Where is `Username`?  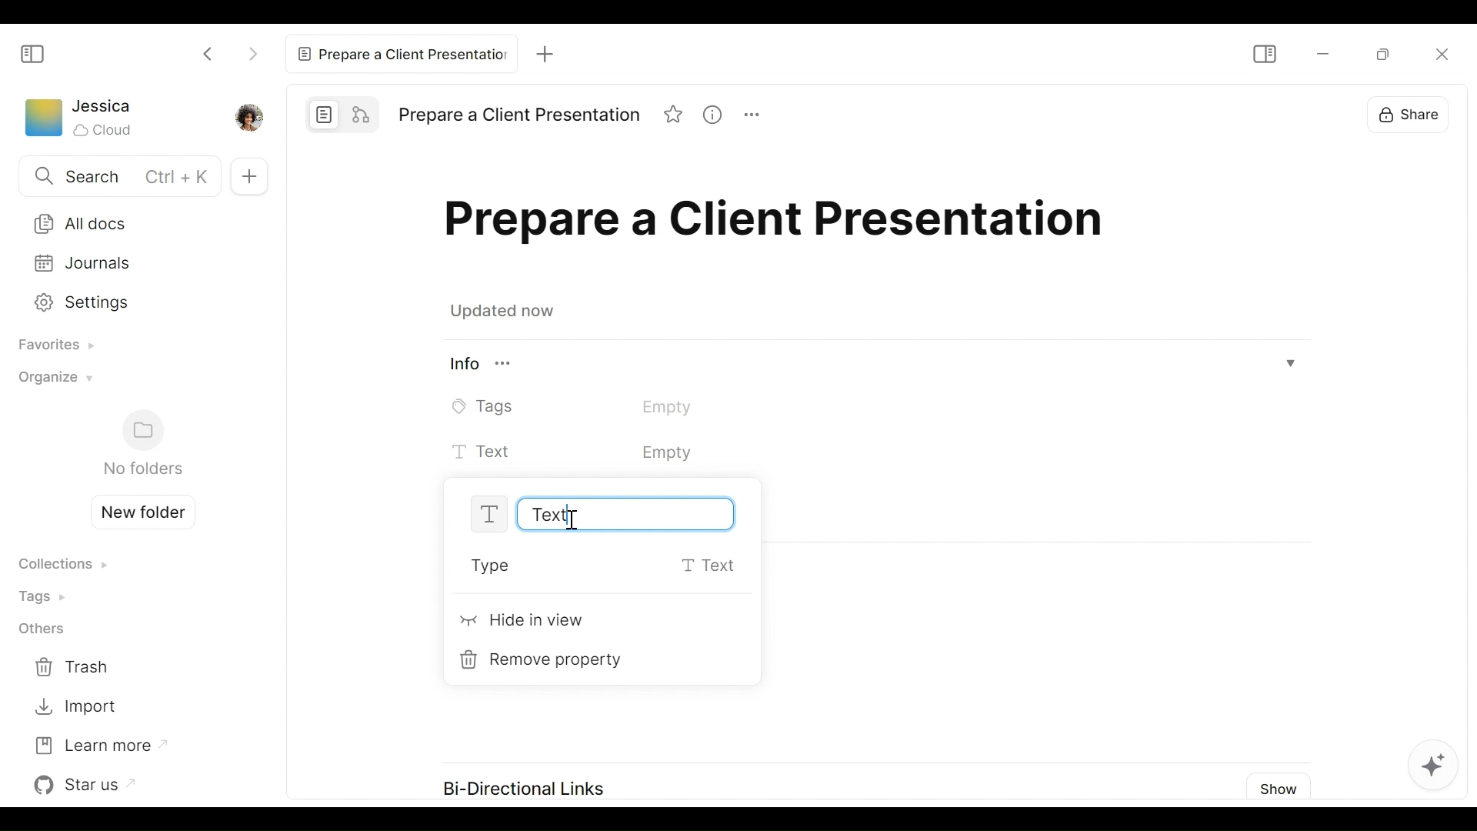 Username is located at coordinates (103, 107).